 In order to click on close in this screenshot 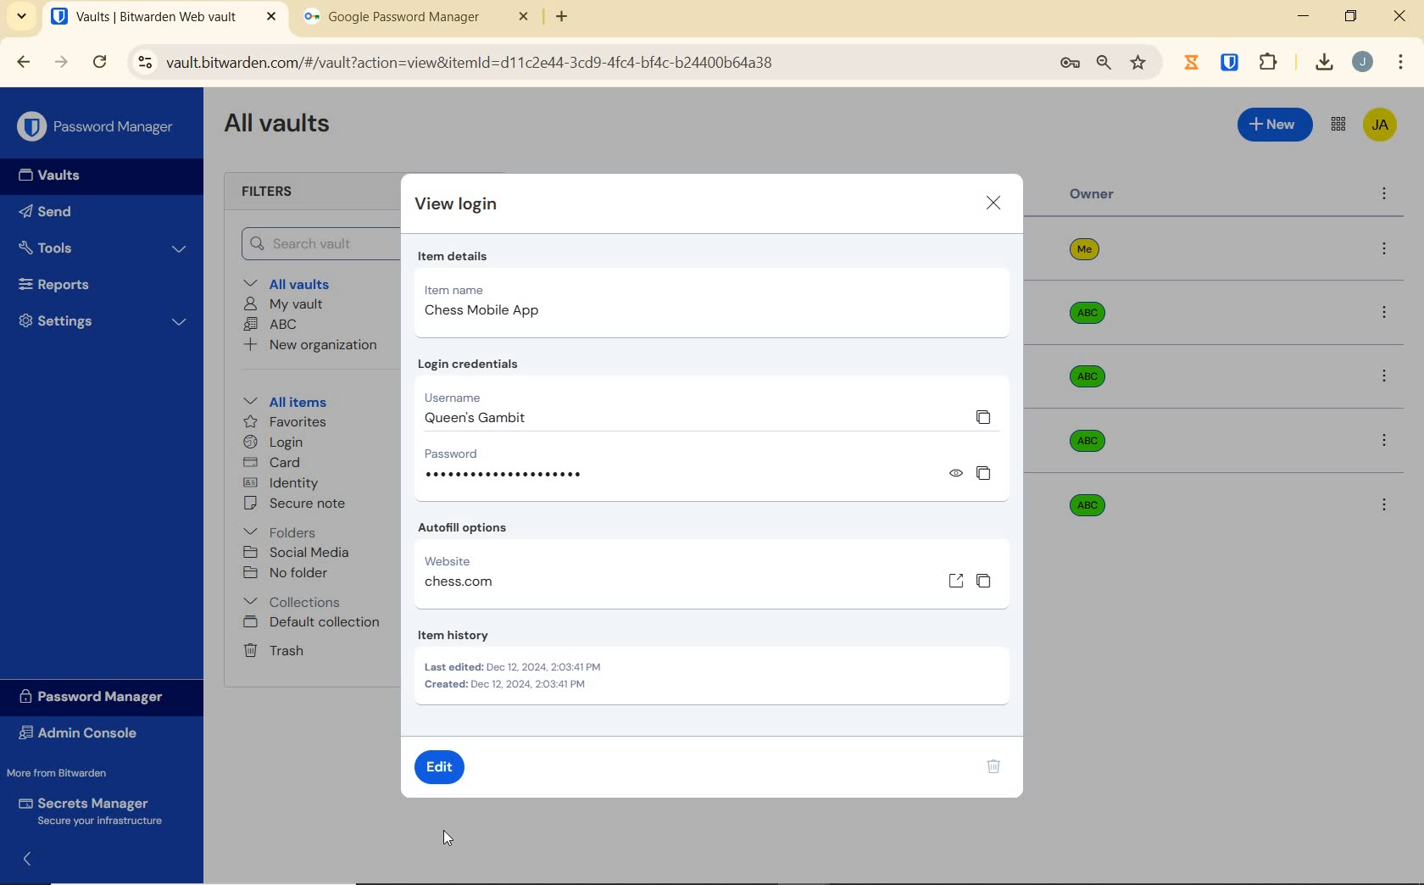, I will do `click(1401, 16)`.